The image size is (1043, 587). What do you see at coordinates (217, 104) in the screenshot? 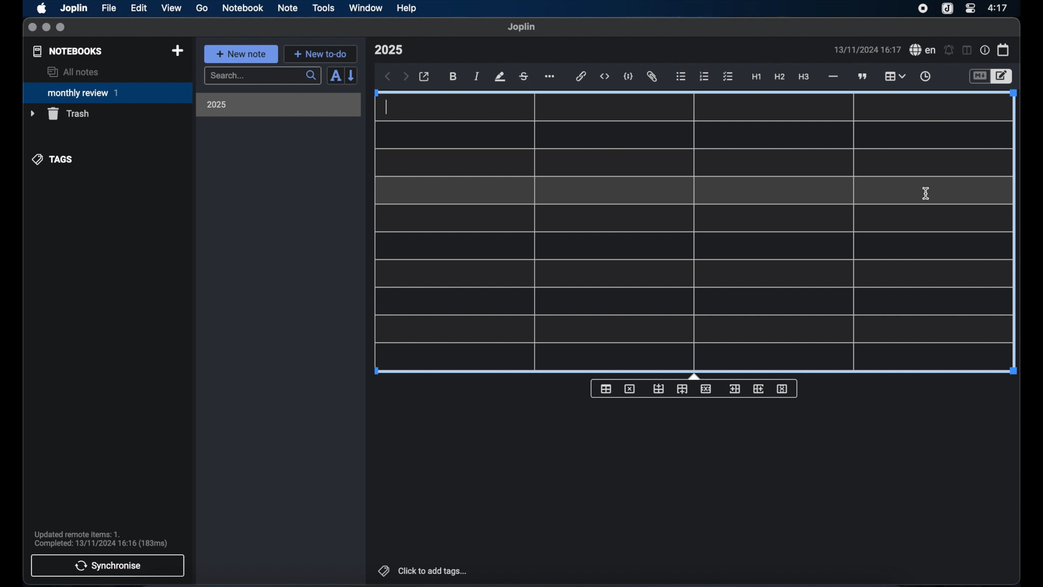
I see `2025` at bounding box center [217, 104].